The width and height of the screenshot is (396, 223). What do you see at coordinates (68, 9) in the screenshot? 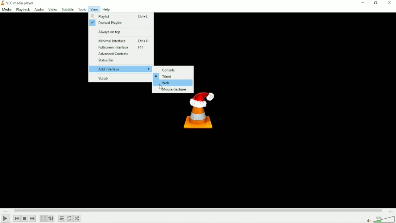
I see `Subtitle` at bounding box center [68, 9].